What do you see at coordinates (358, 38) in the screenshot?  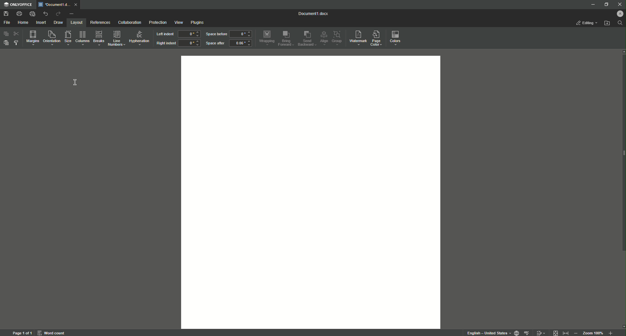 I see `Watermark` at bounding box center [358, 38].